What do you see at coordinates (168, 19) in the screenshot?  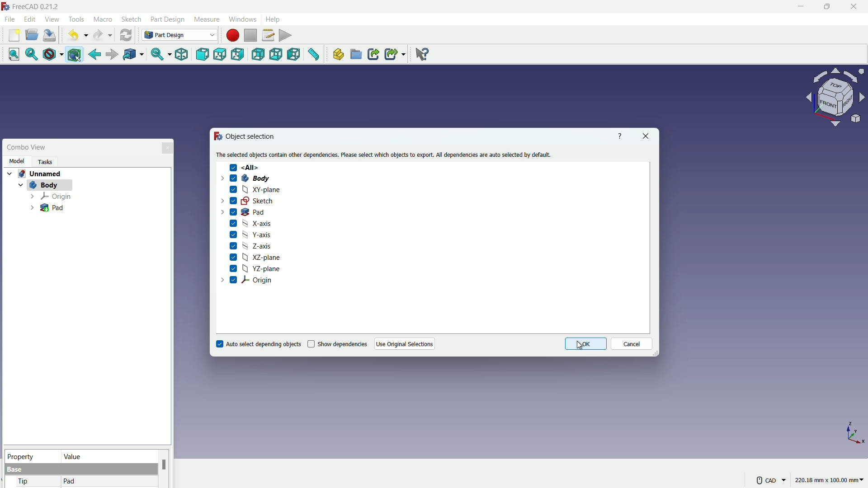 I see `part design` at bounding box center [168, 19].